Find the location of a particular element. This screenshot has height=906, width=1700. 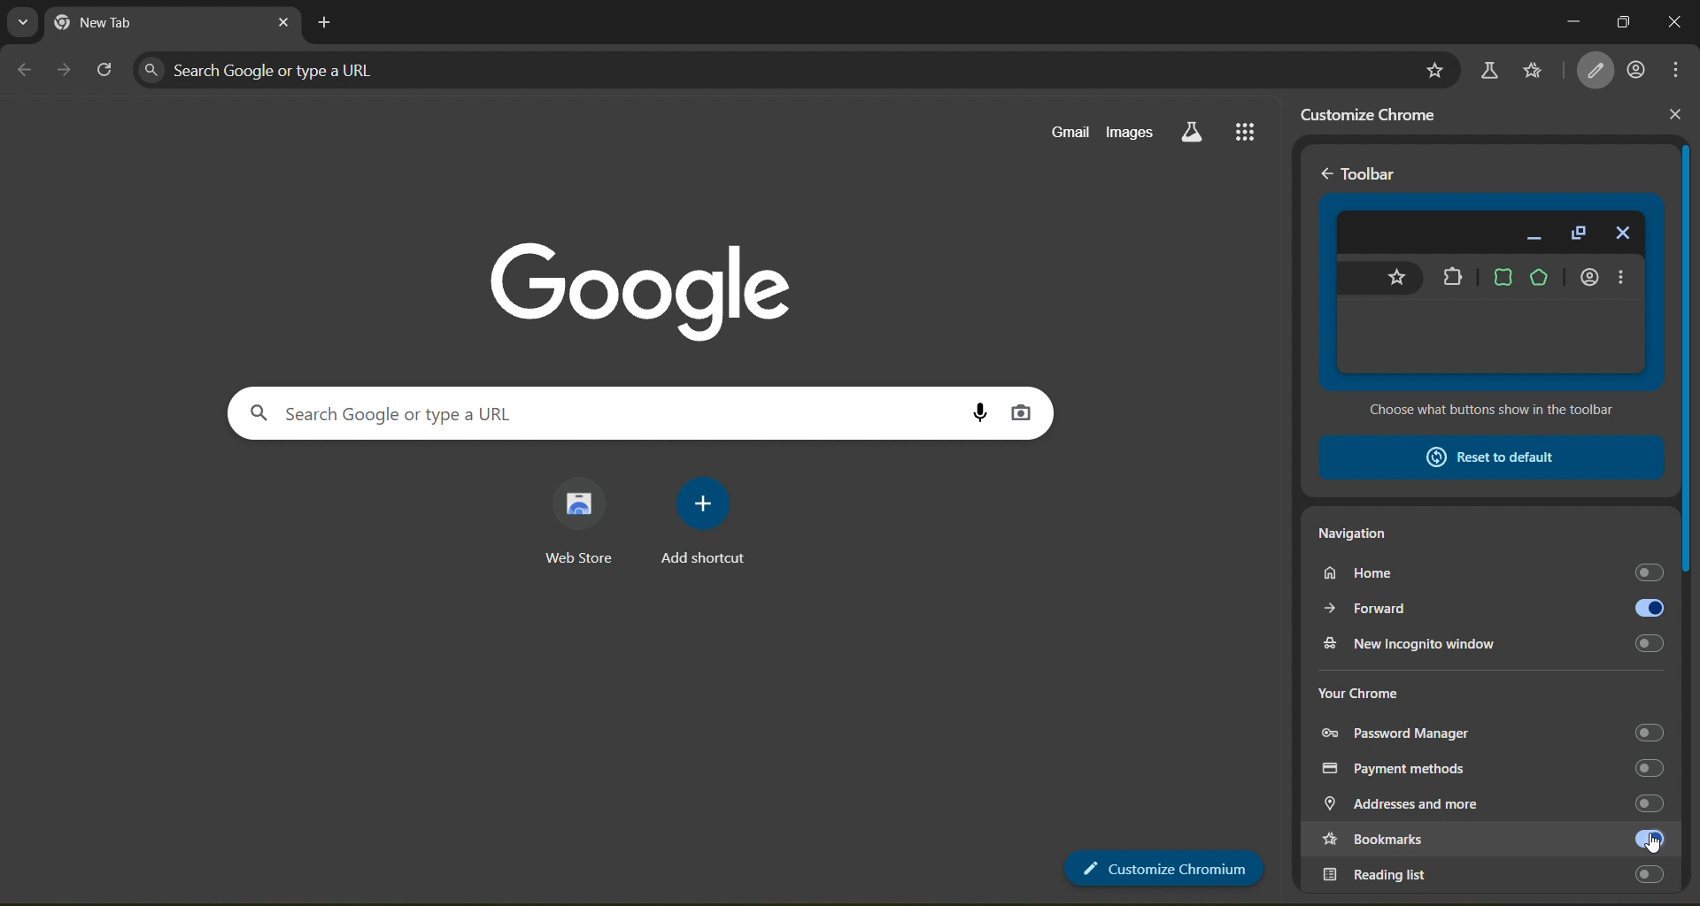

add shortcut is located at coordinates (710, 524).